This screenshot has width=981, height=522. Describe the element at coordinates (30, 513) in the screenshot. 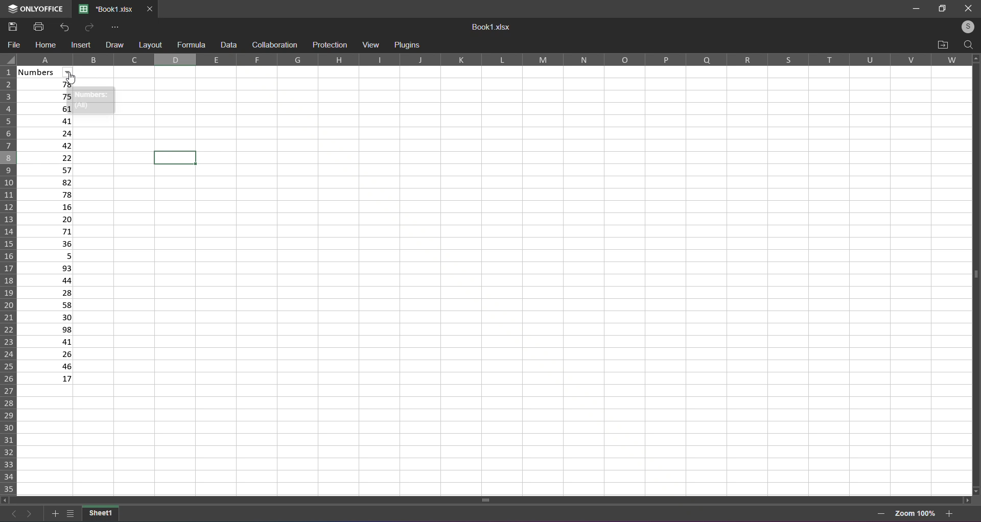

I see `next` at that location.